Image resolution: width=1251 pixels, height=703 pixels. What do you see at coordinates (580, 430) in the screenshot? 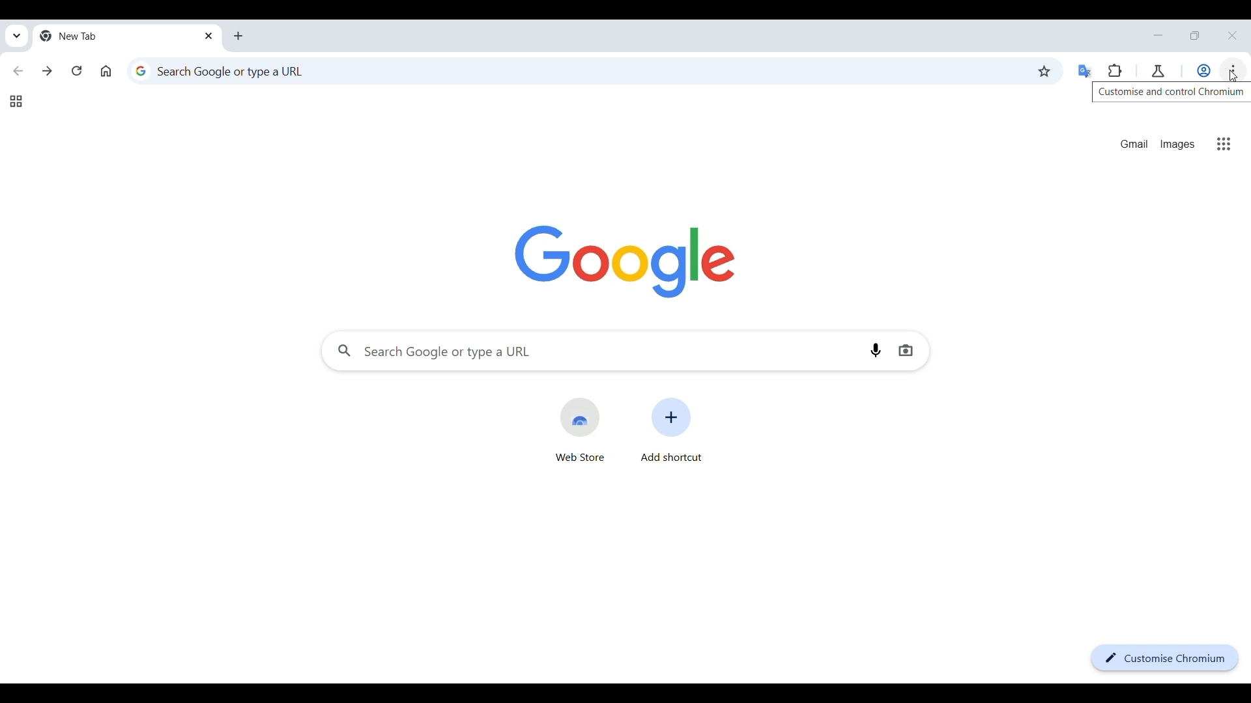
I see `Web store` at bounding box center [580, 430].